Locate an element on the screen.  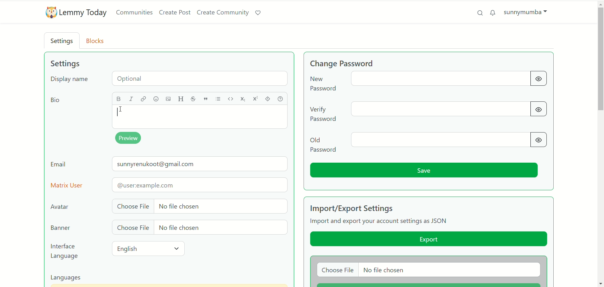
choose file is located at coordinates (199, 206).